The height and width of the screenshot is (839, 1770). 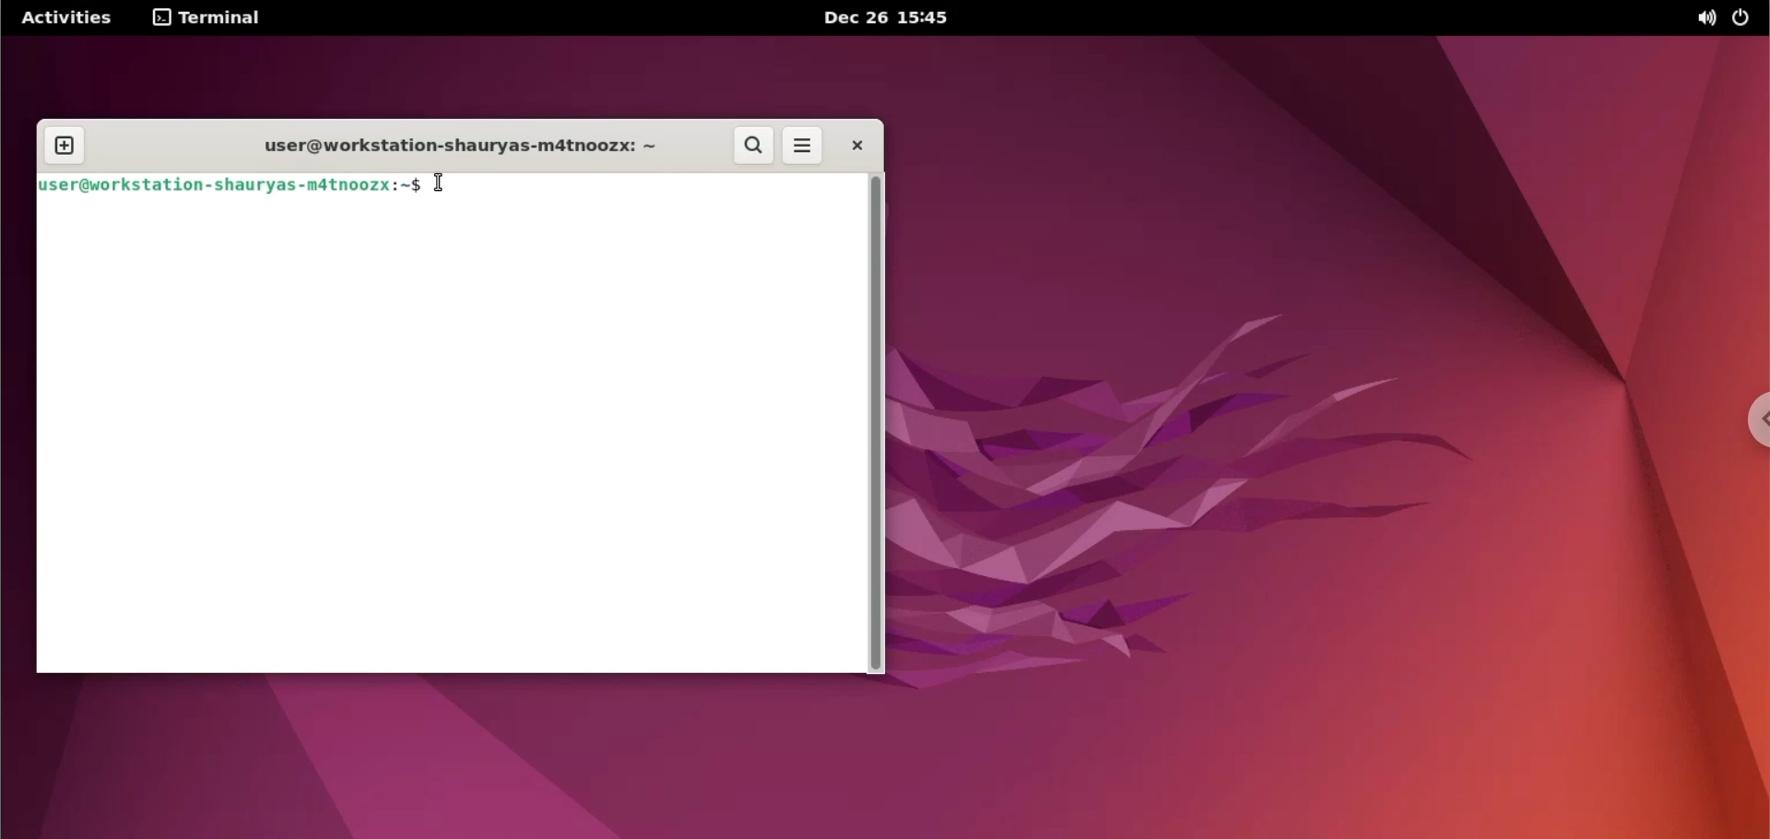 I want to click on command input box, so click(x=449, y=442).